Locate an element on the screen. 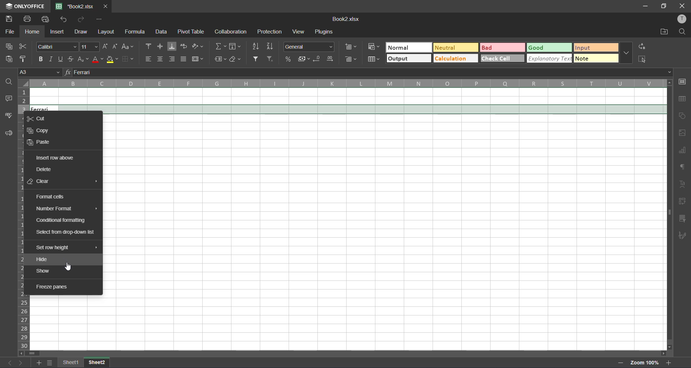  draw is located at coordinates (81, 33).